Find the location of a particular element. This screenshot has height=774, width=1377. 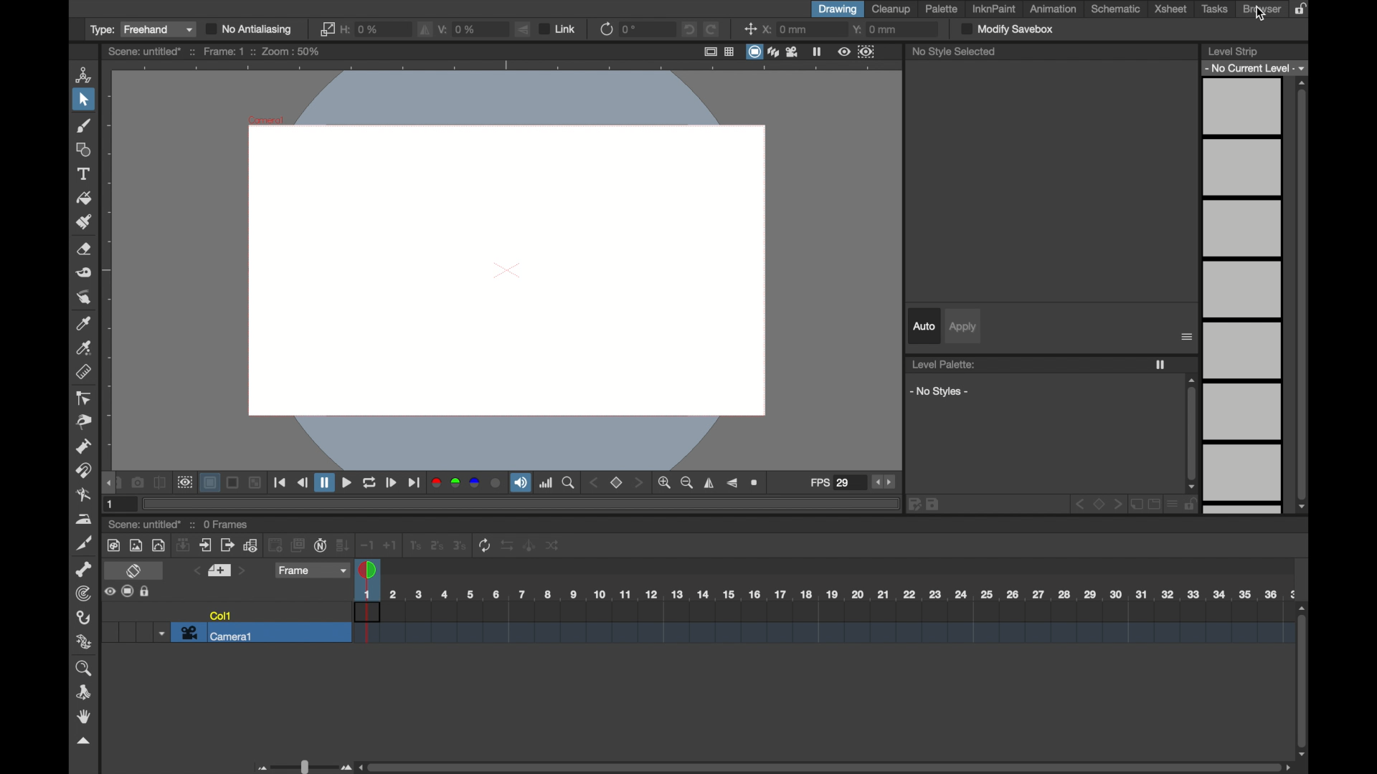

move is located at coordinates (207, 545).